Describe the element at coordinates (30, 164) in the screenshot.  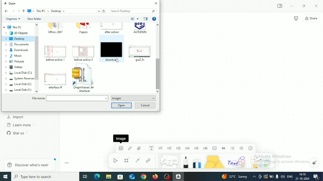
I see `Discover what's new!` at that location.